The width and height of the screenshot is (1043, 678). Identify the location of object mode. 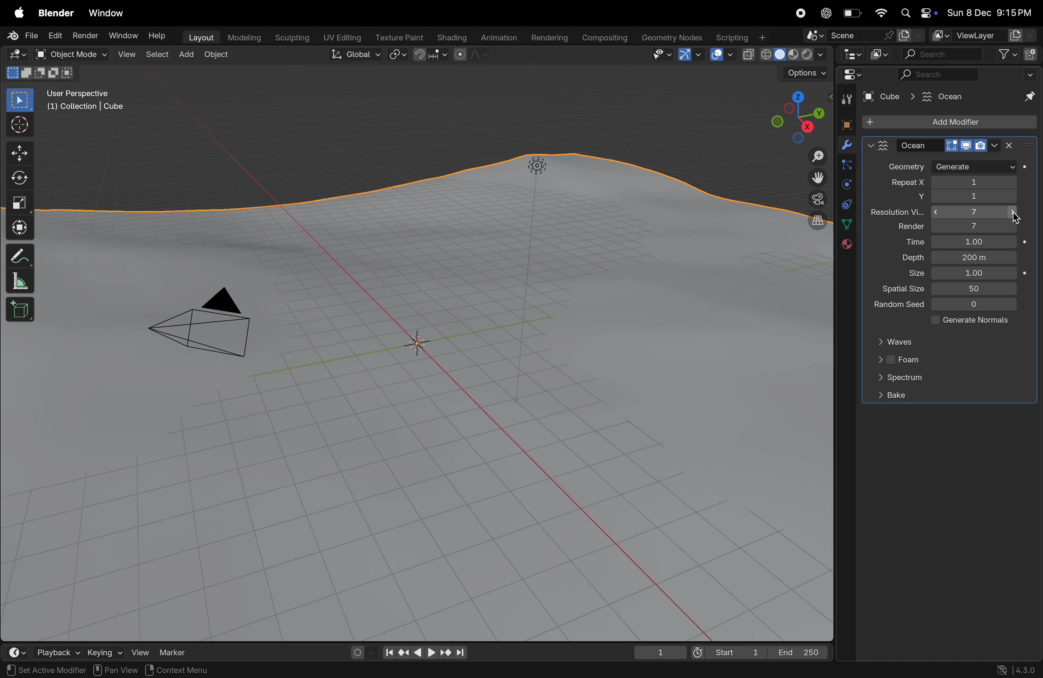
(80, 55).